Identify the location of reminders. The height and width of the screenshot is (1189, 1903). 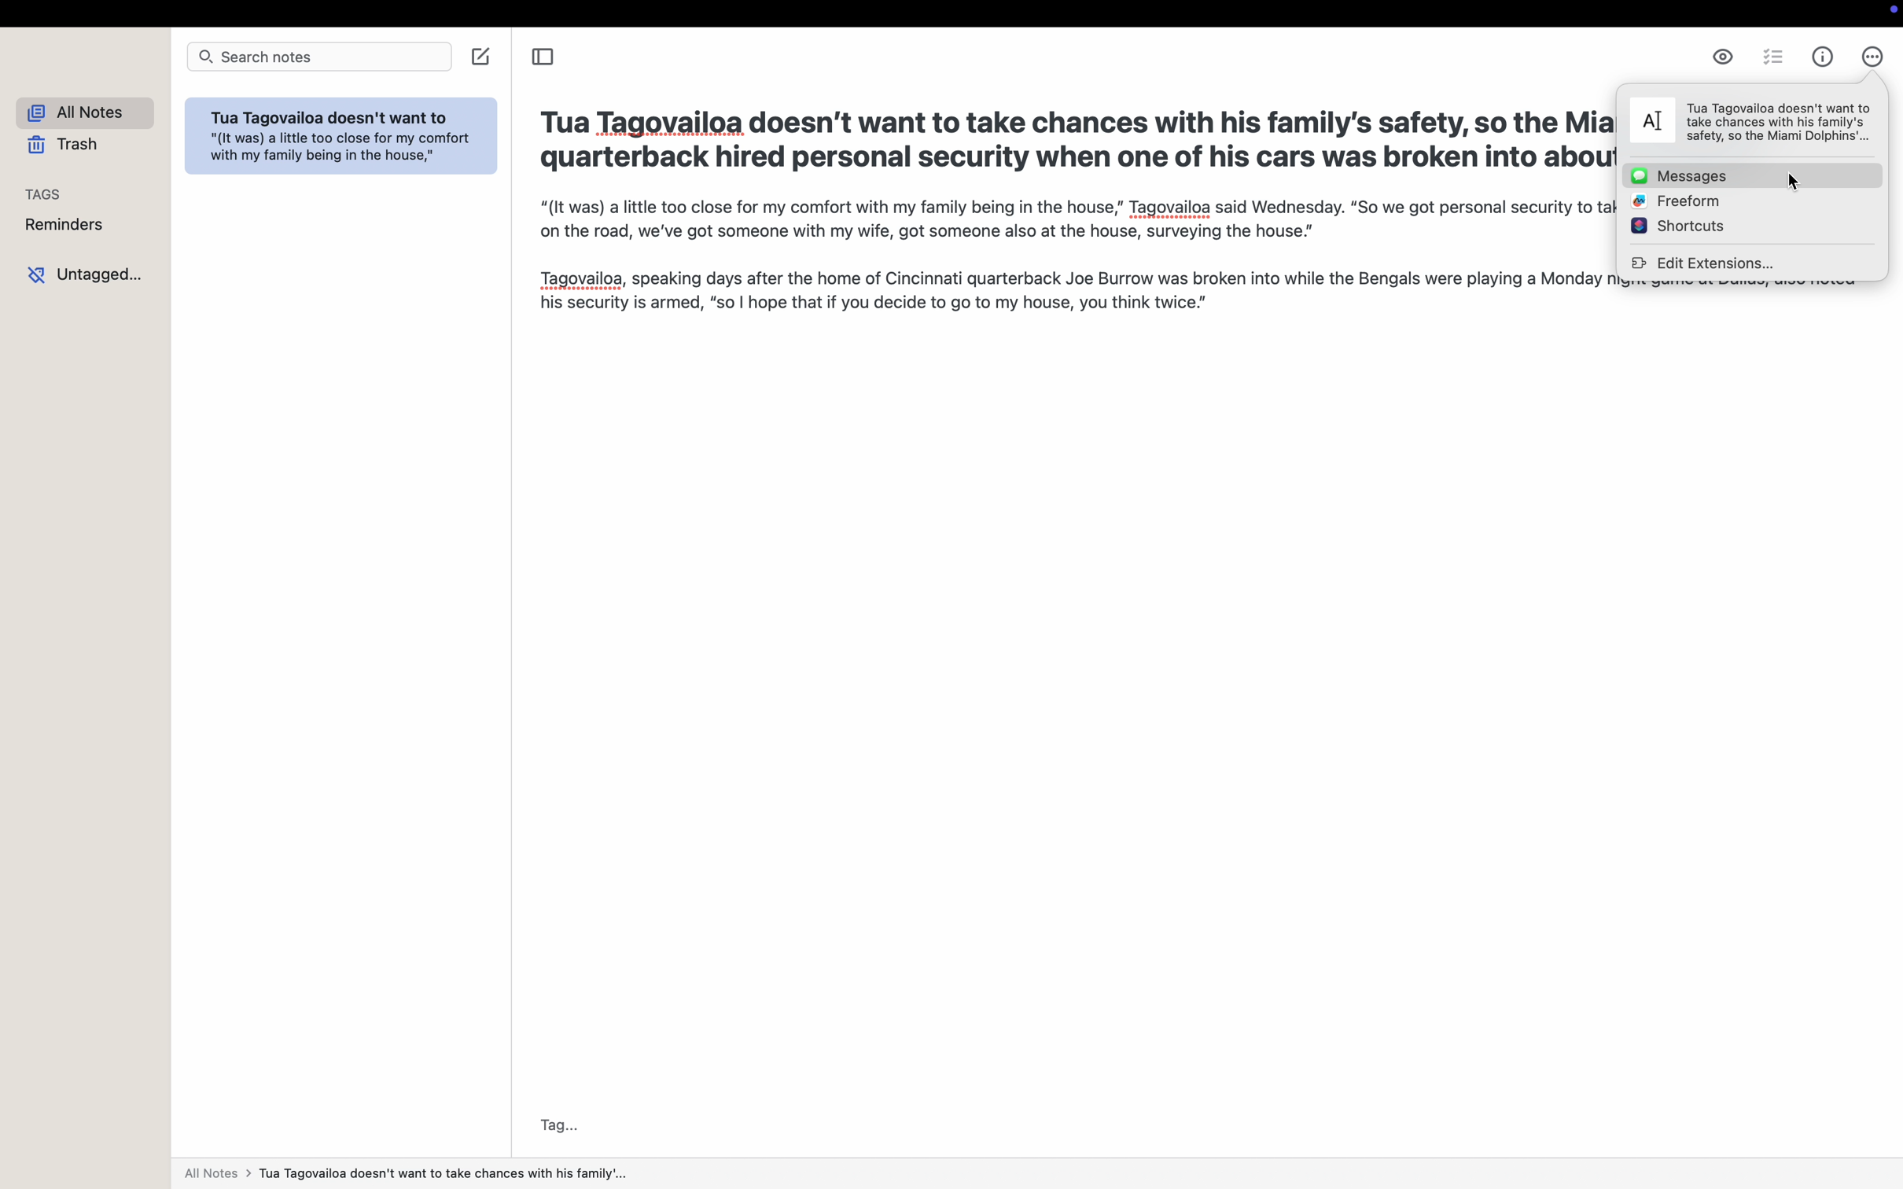
(64, 224).